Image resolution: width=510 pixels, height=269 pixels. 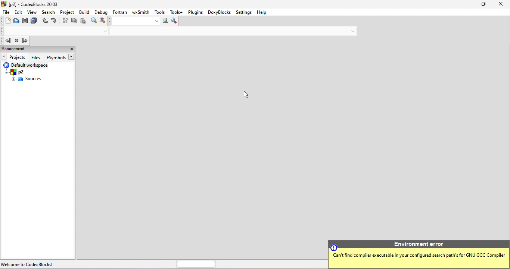 What do you see at coordinates (500, 4) in the screenshot?
I see `close` at bounding box center [500, 4].